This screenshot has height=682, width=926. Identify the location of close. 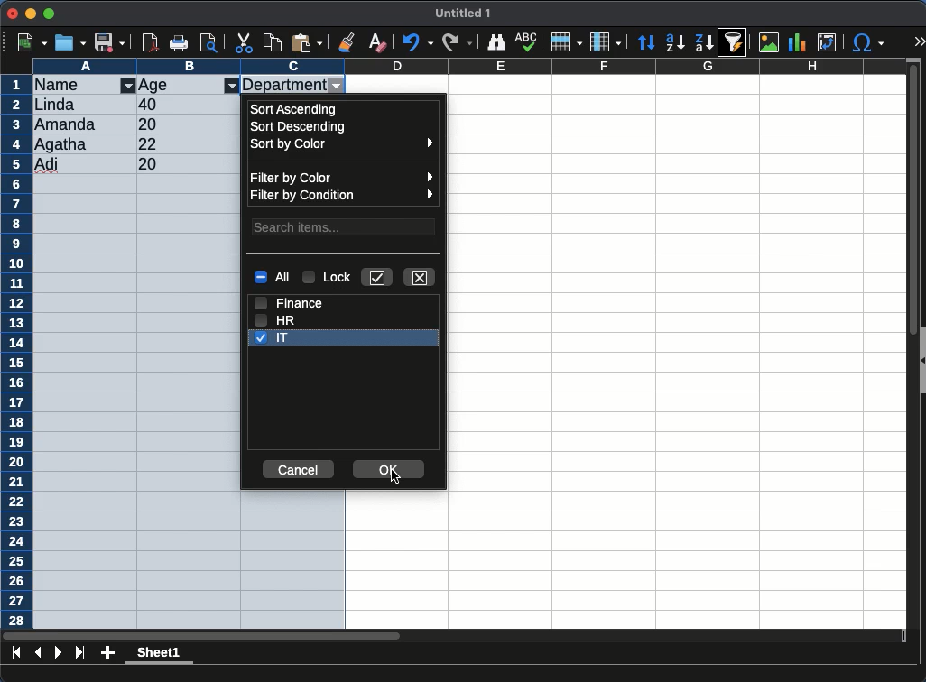
(13, 14).